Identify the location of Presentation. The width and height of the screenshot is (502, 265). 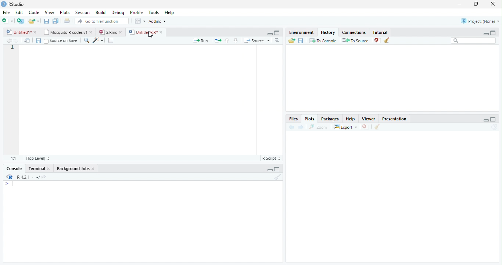
(394, 119).